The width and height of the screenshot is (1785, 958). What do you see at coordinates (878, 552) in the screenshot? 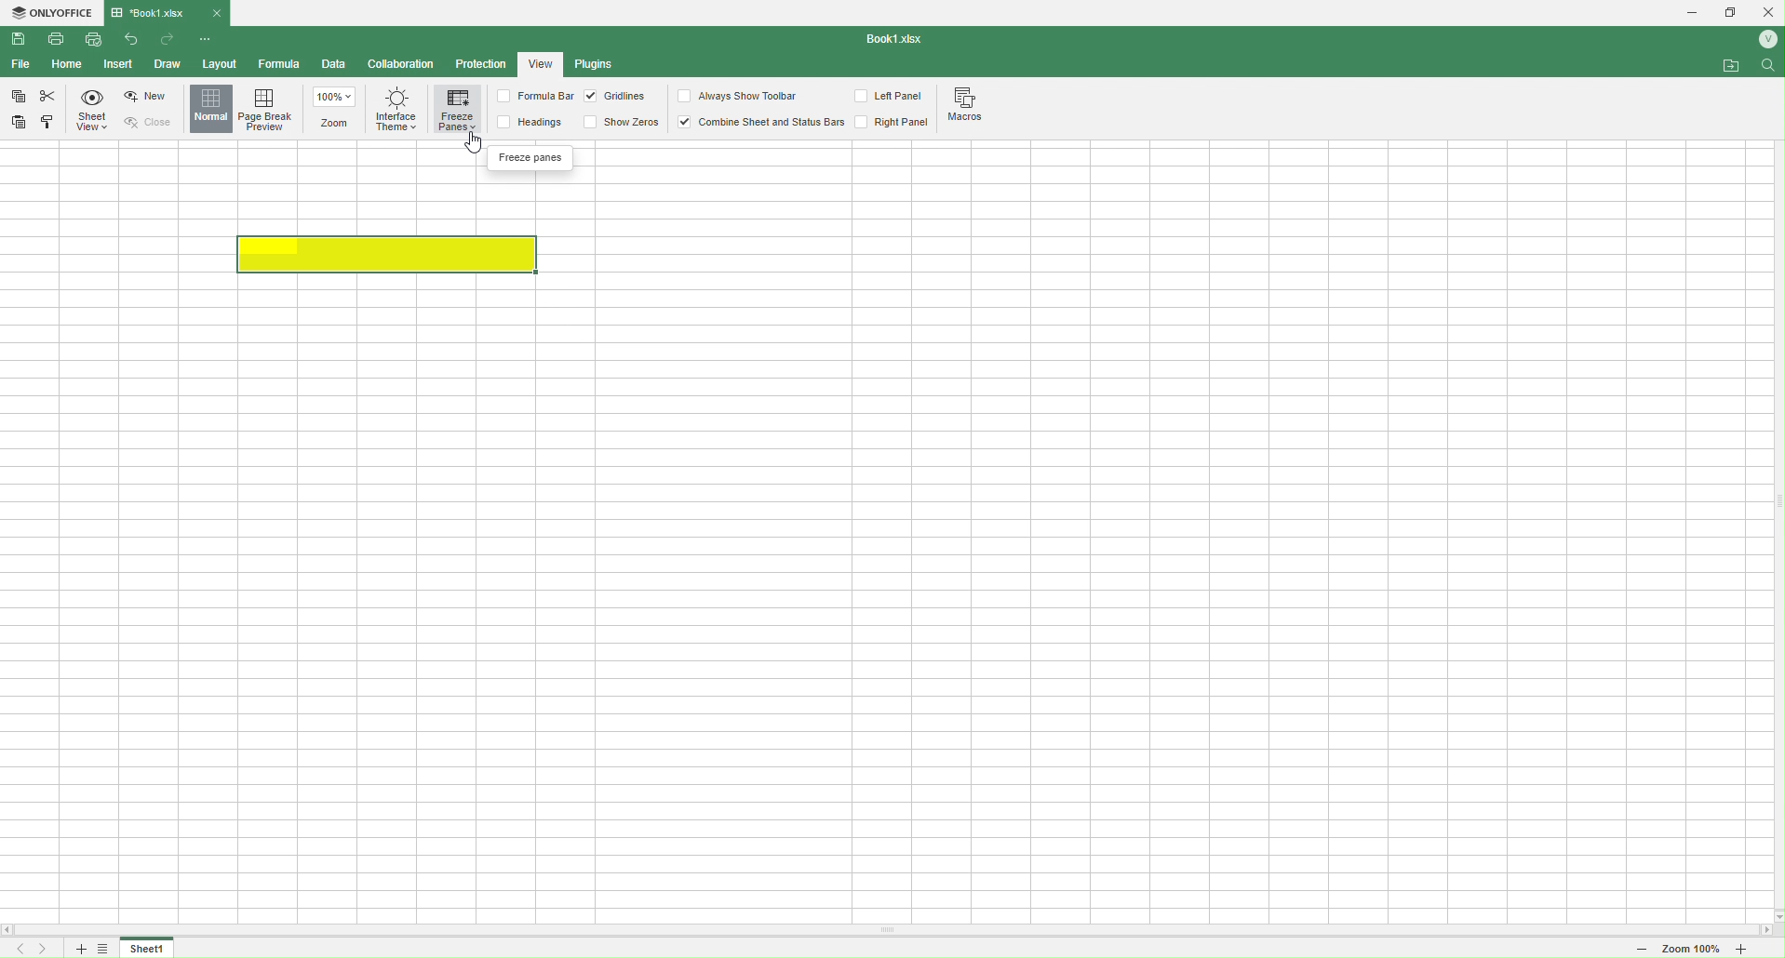
I see `Cells` at bounding box center [878, 552].